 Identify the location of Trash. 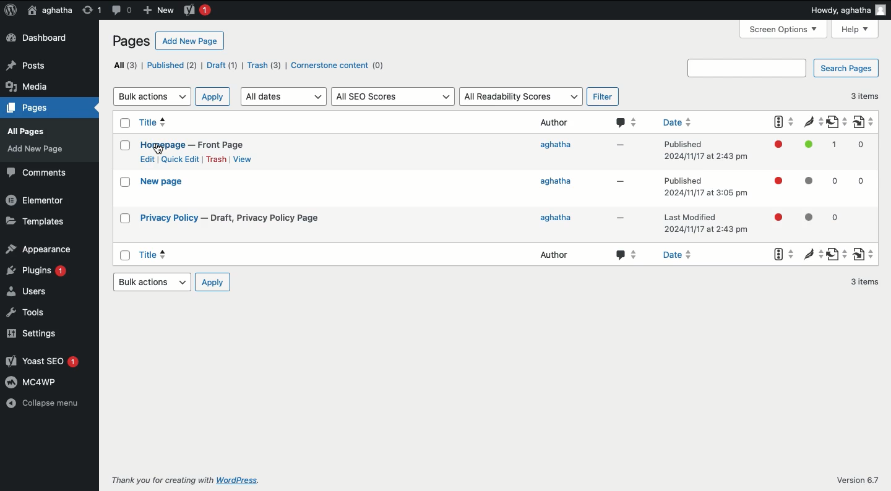
(217, 160).